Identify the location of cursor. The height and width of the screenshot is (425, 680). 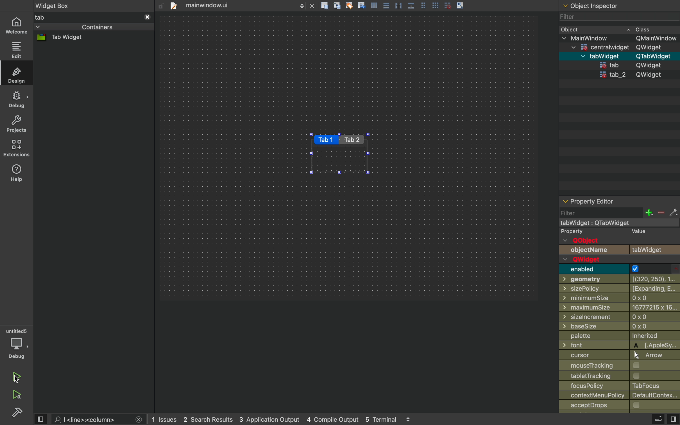
(16, 379).